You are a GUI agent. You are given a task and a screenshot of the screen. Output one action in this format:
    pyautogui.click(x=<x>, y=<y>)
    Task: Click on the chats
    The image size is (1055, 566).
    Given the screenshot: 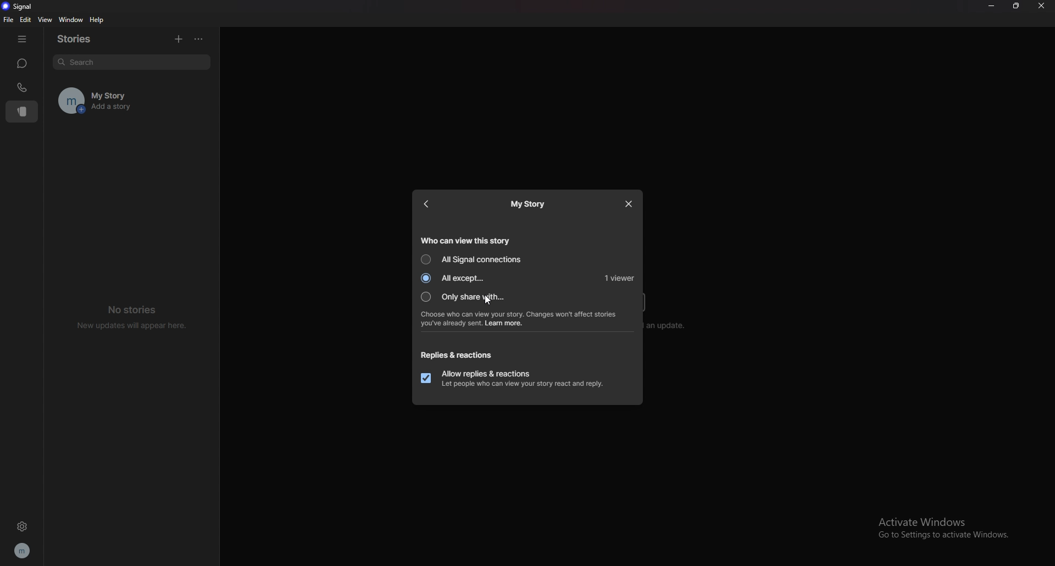 What is the action you would take?
    pyautogui.click(x=23, y=64)
    